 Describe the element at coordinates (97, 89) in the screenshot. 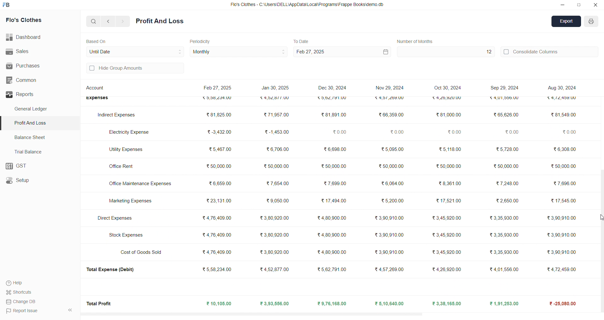

I see `Account` at that location.